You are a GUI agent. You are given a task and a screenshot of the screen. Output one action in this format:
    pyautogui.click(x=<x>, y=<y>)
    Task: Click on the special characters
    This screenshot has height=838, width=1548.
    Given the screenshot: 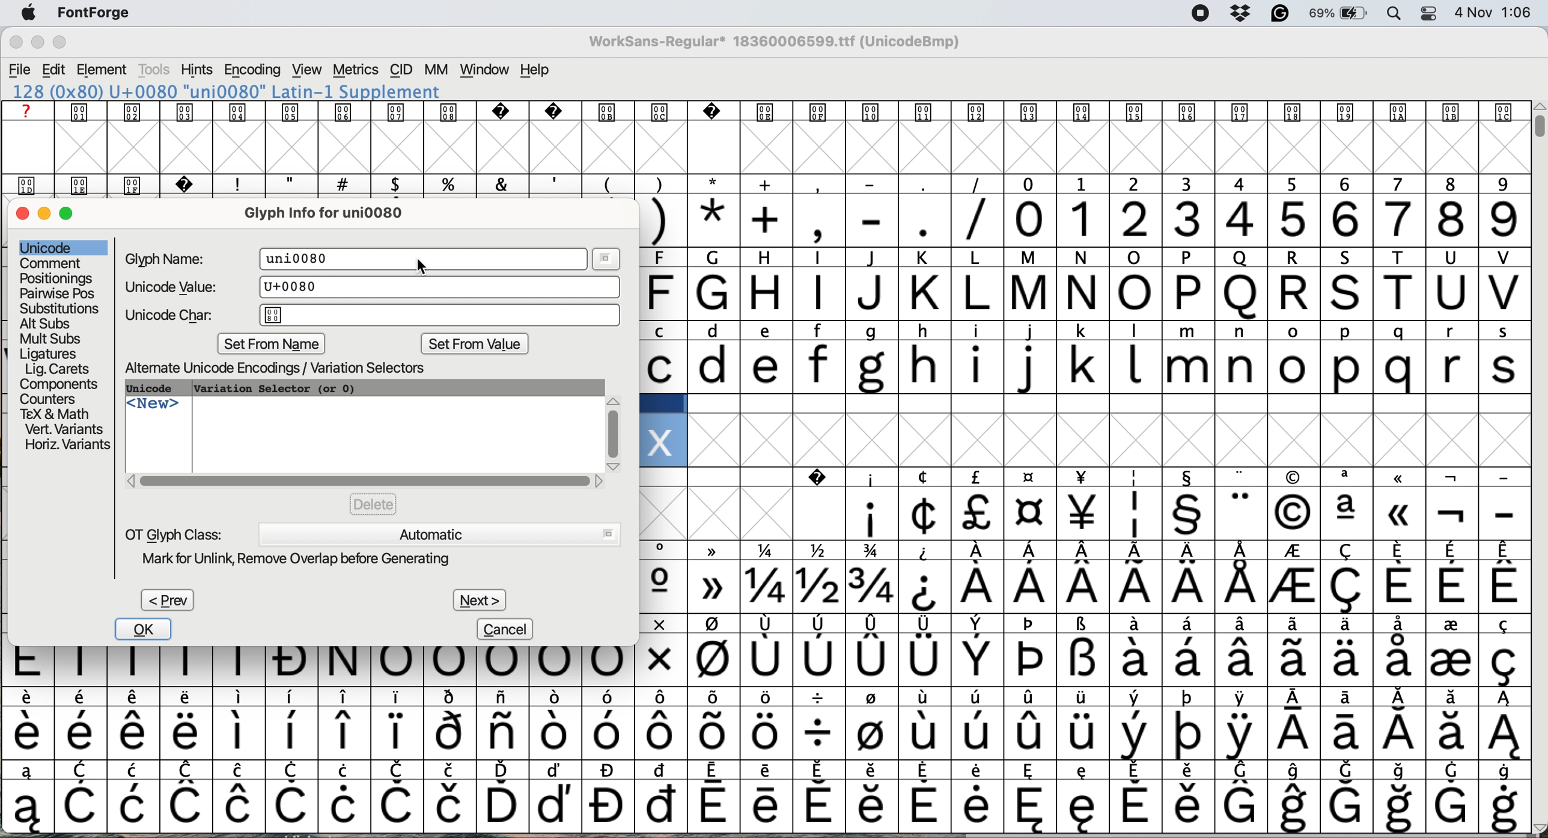 What is the action you would take?
    pyautogui.click(x=1086, y=626)
    